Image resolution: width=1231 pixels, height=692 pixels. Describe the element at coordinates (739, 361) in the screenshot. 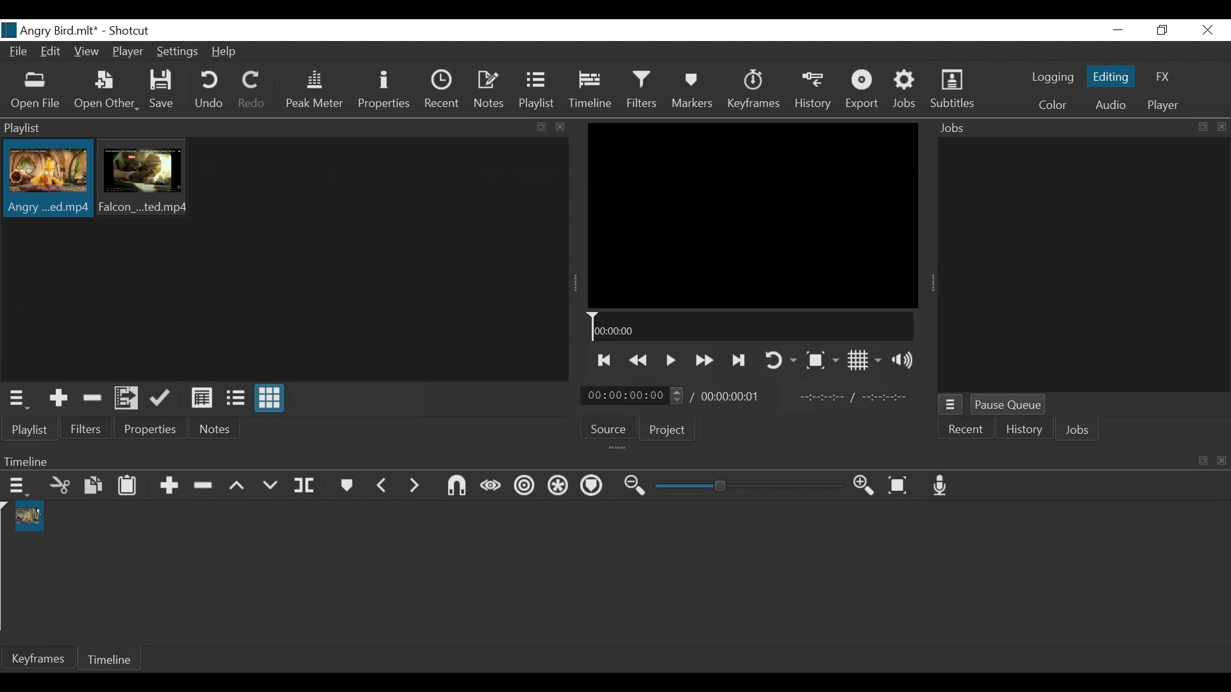

I see `Skip to the next point` at that location.